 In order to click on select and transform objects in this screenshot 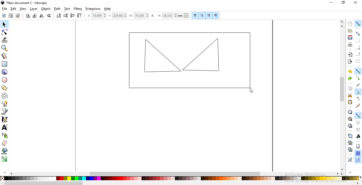, I will do `click(4, 24)`.